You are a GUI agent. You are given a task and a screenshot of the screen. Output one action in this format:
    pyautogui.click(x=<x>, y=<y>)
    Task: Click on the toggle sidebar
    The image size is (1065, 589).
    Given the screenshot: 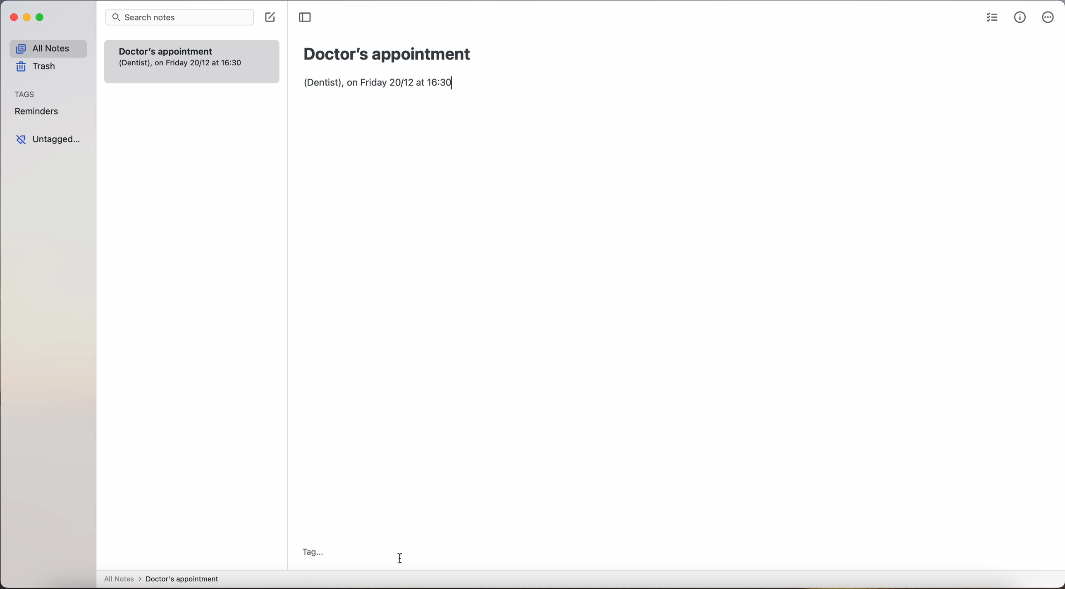 What is the action you would take?
    pyautogui.click(x=304, y=17)
    